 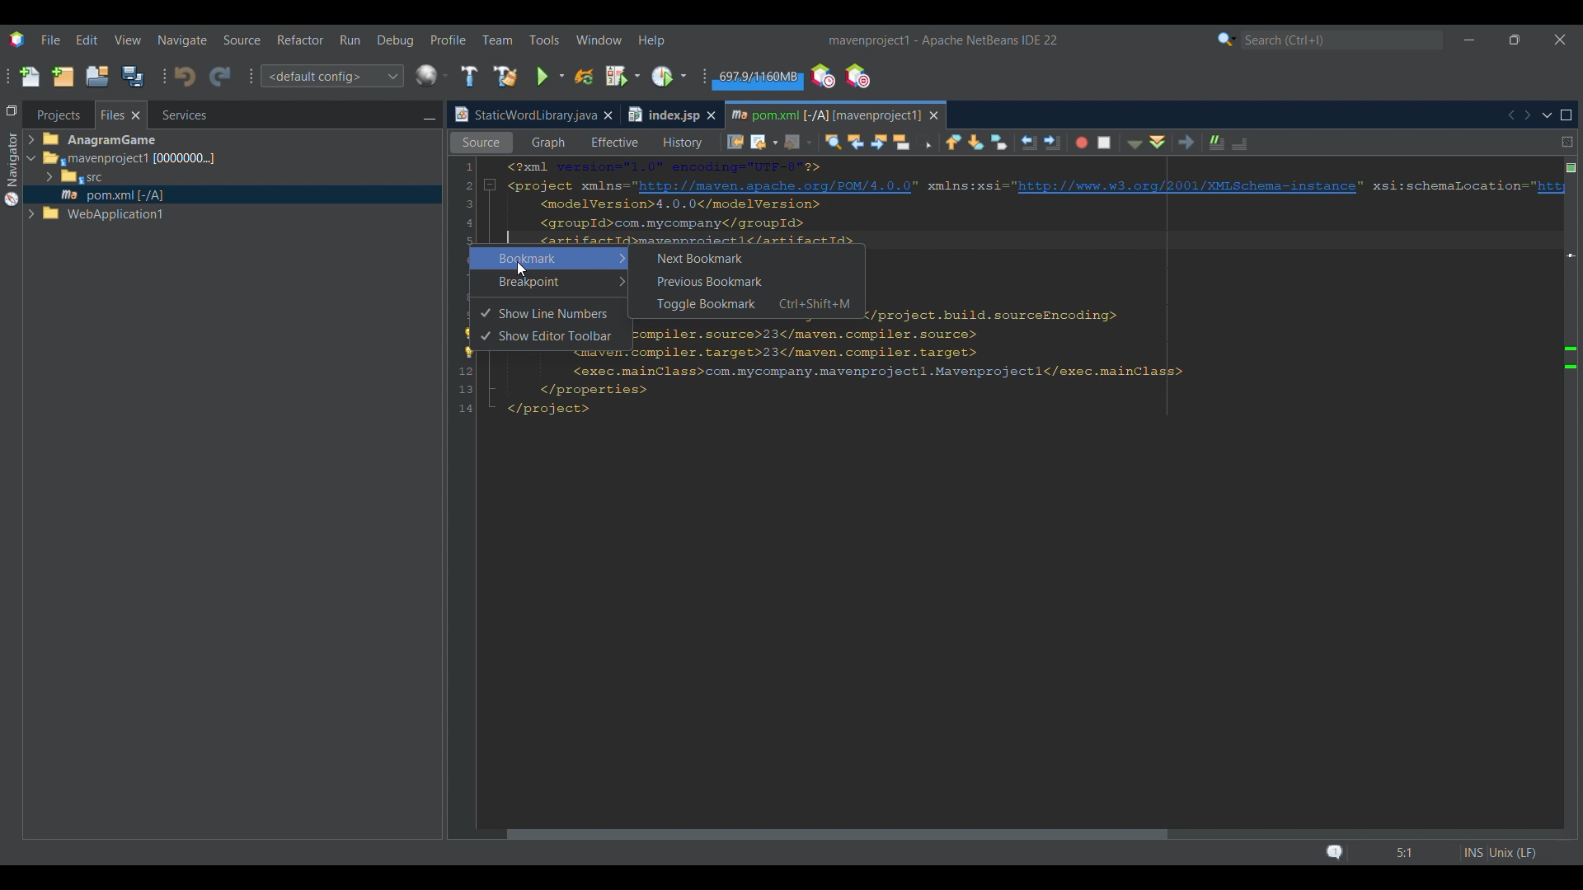 What do you see at coordinates (829, 142) in the screenshot?
I see `Find selection` at bounding box center [829, 142].